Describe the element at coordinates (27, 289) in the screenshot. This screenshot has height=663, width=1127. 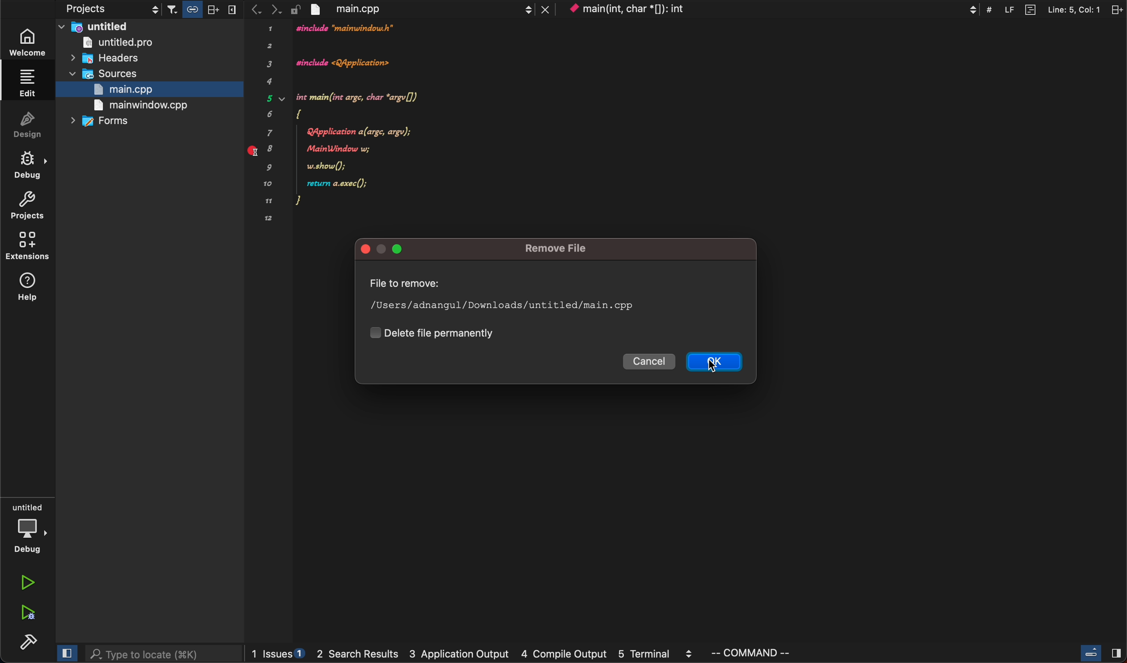
I see `help` at that location.